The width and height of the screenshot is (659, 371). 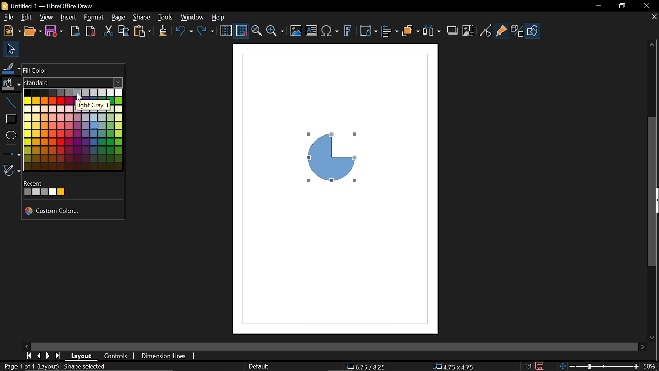 I want to click on Default (Slide master name), so click(x=261, y=366).